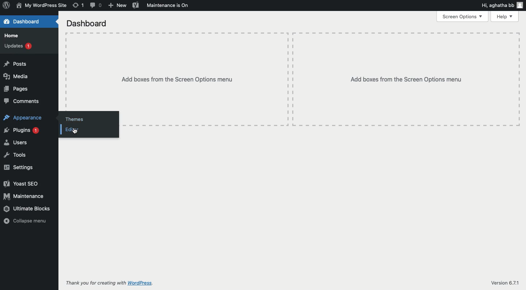  What do you see at coordinates (87, 24) in the screenshot?
I see `Dashboard` at bounding box center [87, 24].